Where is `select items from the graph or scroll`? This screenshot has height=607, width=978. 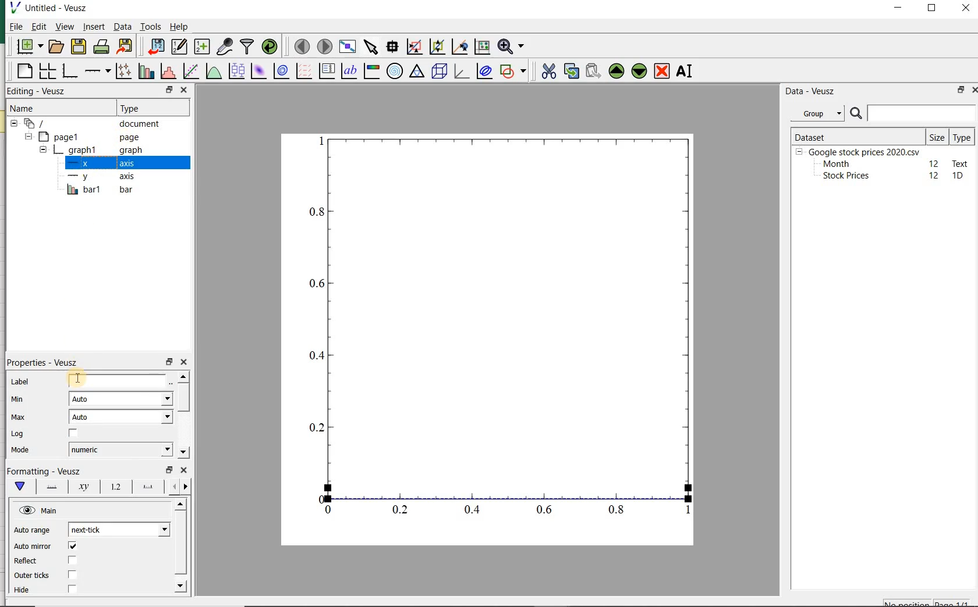
select items from the graph or scroll is located at coordinates (370, 47).